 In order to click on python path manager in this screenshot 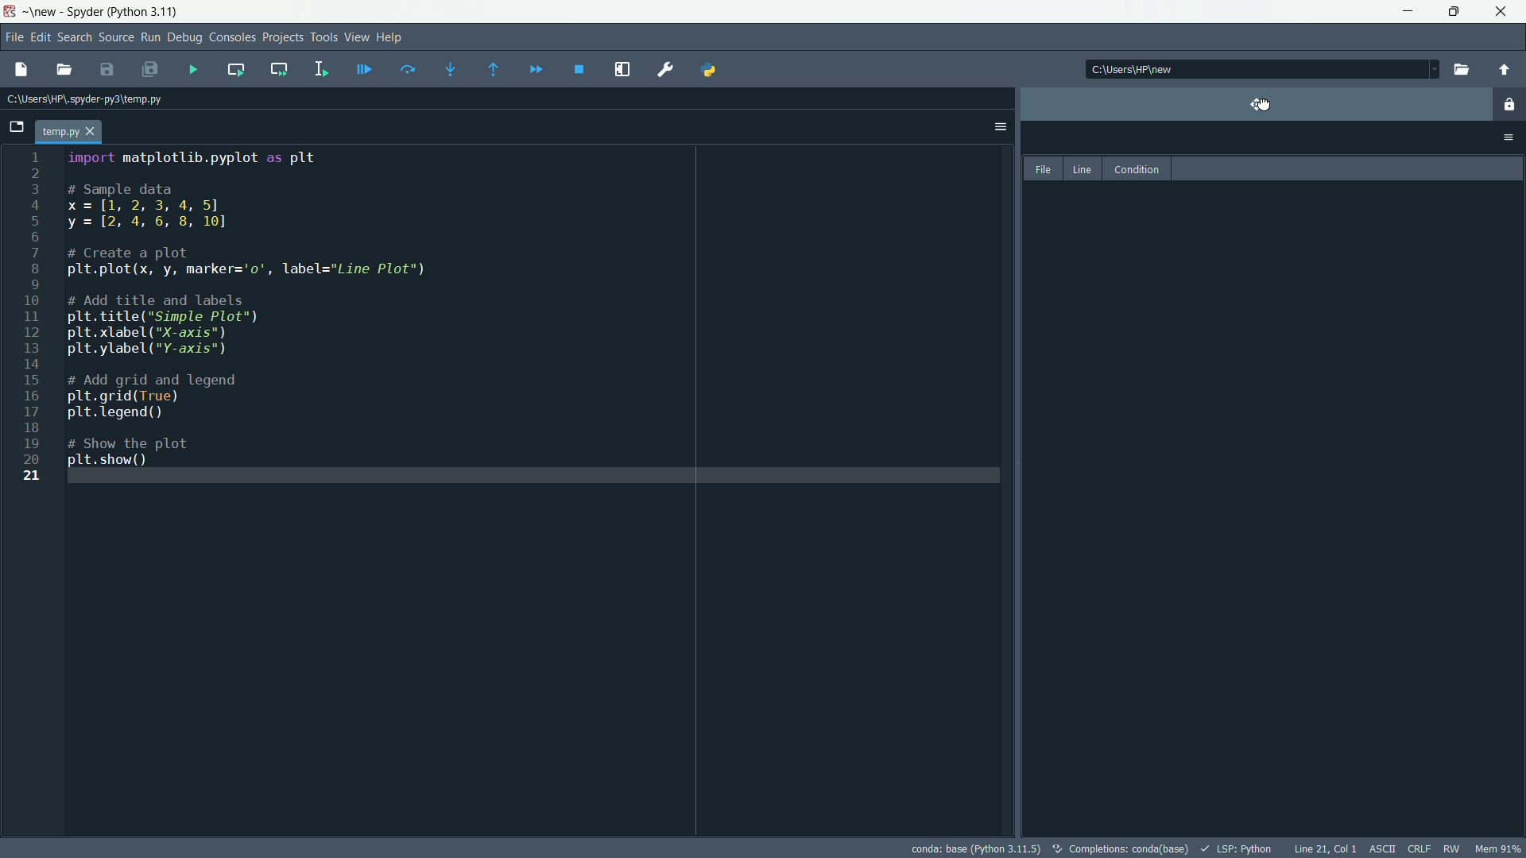, I will do `click(714, 70)`.